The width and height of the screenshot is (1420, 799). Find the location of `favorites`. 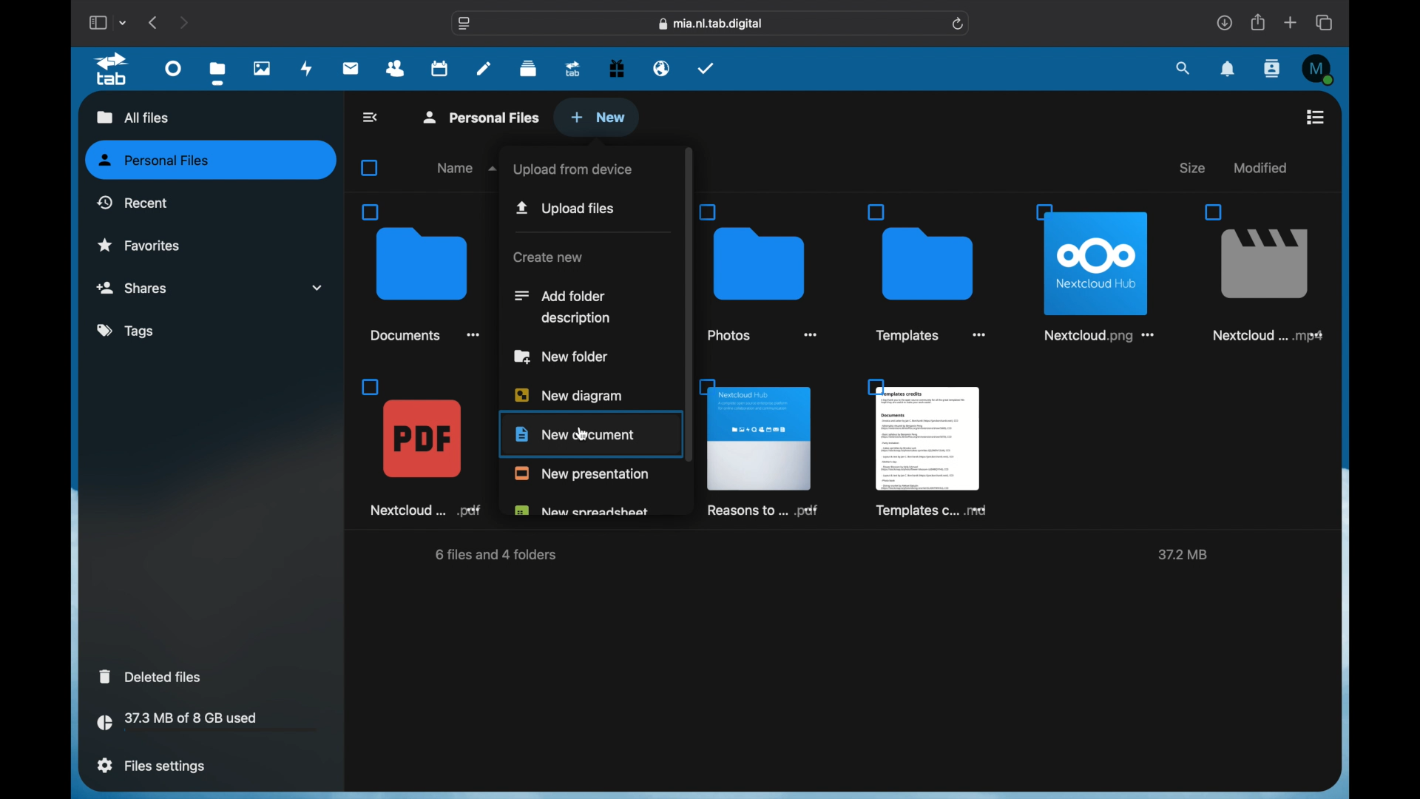

favorites is located at coordinates (139, 244).